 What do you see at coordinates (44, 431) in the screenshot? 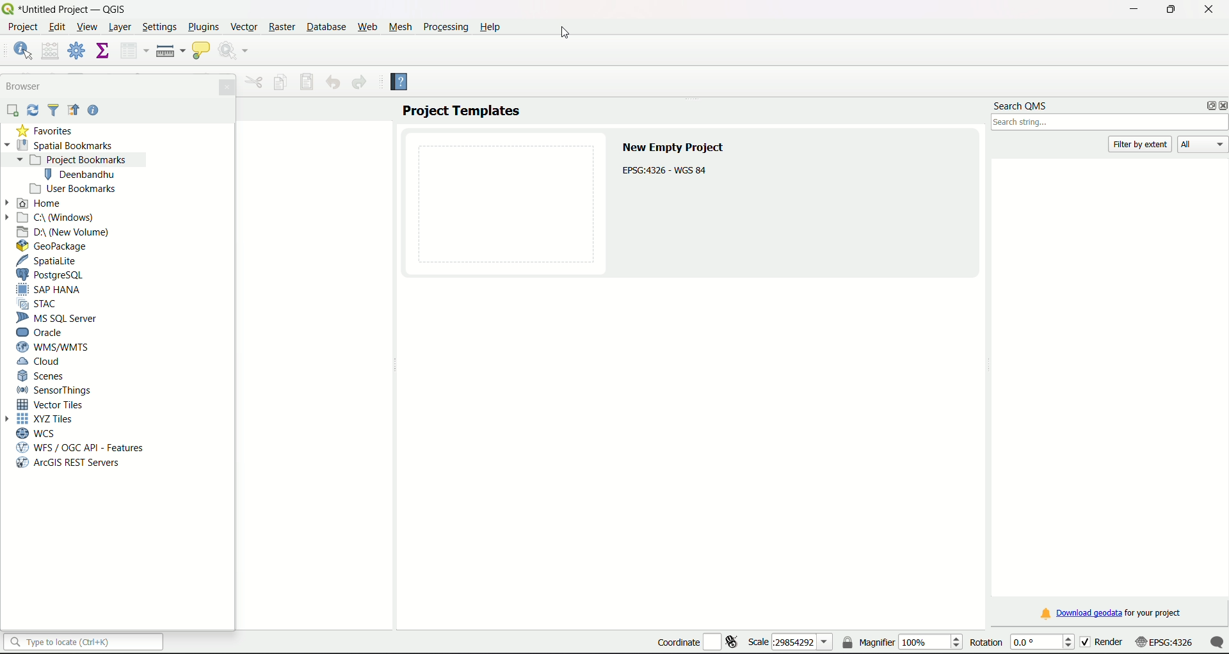
I see `WCS` at bounding box center [44, 431].